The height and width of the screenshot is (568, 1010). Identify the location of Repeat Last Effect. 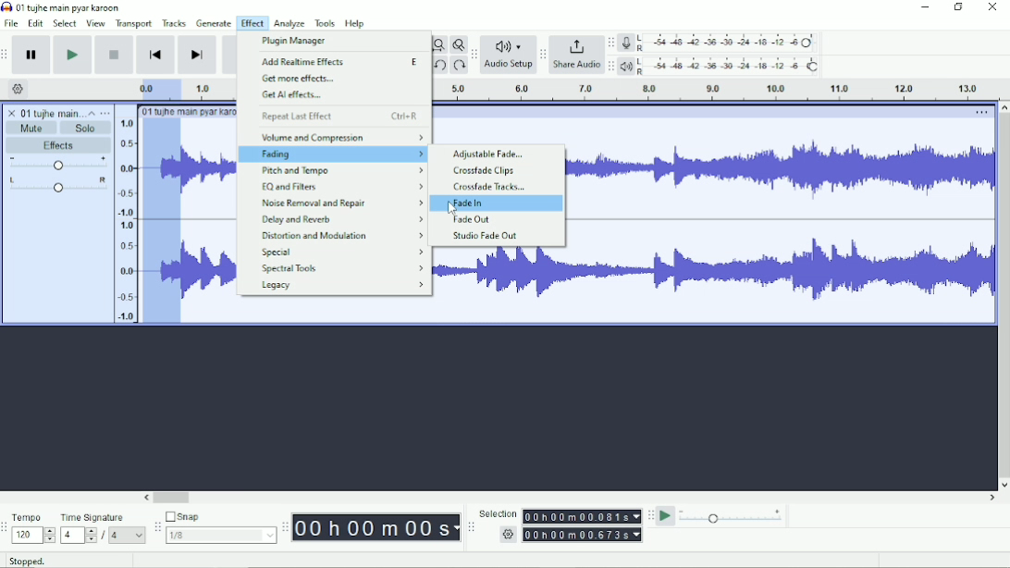
(339, 117).